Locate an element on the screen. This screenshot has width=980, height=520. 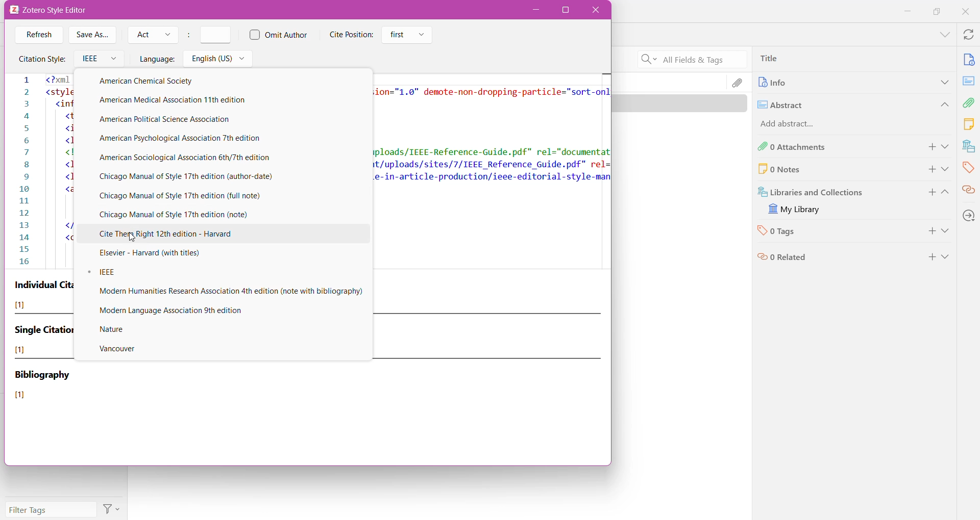
Chicago Manual of Style 17th edition (note) is located at coordinates (190, 215).